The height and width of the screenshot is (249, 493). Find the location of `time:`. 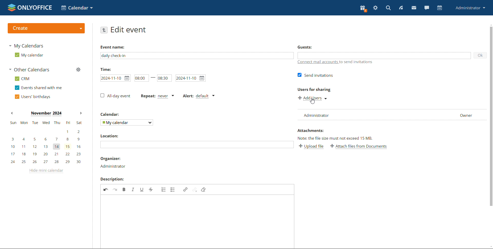

time: is located at coordinates (106, 69).